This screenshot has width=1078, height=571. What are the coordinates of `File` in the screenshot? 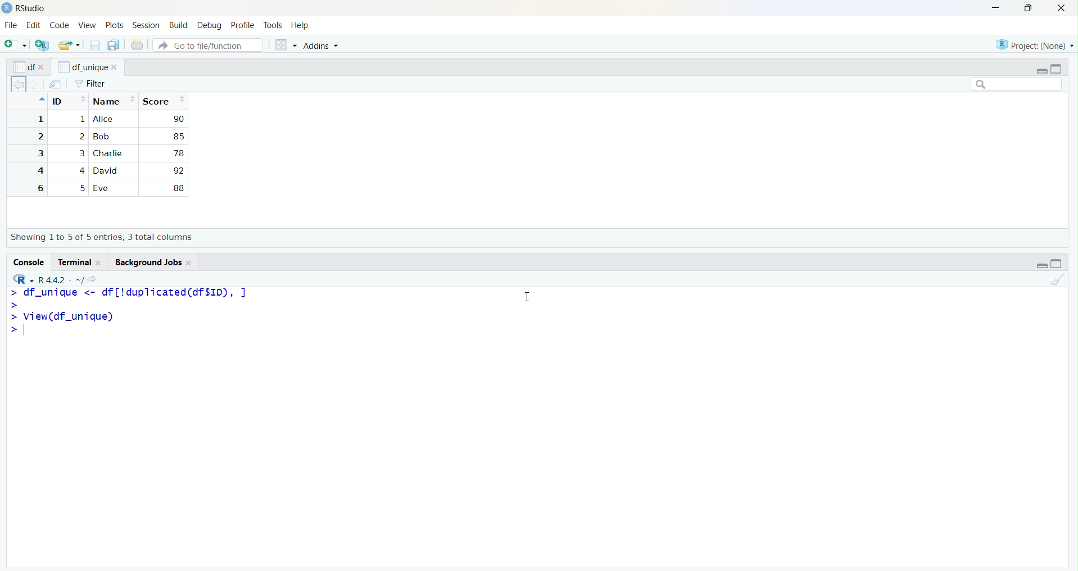 It's located at (11, 26).